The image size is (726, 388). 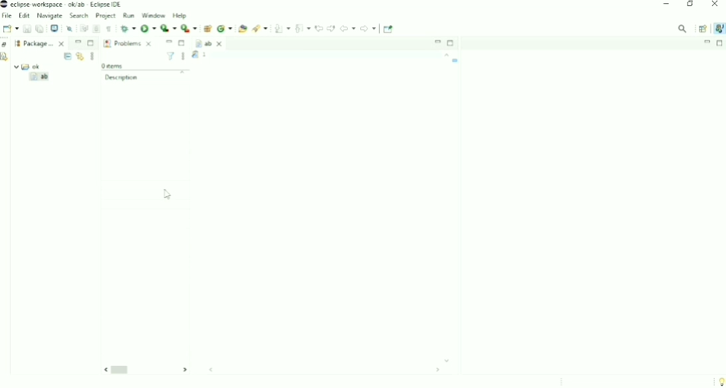 What do you see at coordinates (127, 15) in the screenshot?
I see `Run` at bounding box center [127, 15].